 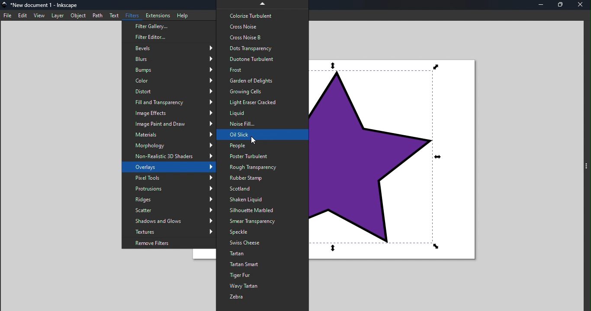 What do you see at coordinates (261, 113) in the screenshot?
I see `Liquid` at bounding box center [261, 113].